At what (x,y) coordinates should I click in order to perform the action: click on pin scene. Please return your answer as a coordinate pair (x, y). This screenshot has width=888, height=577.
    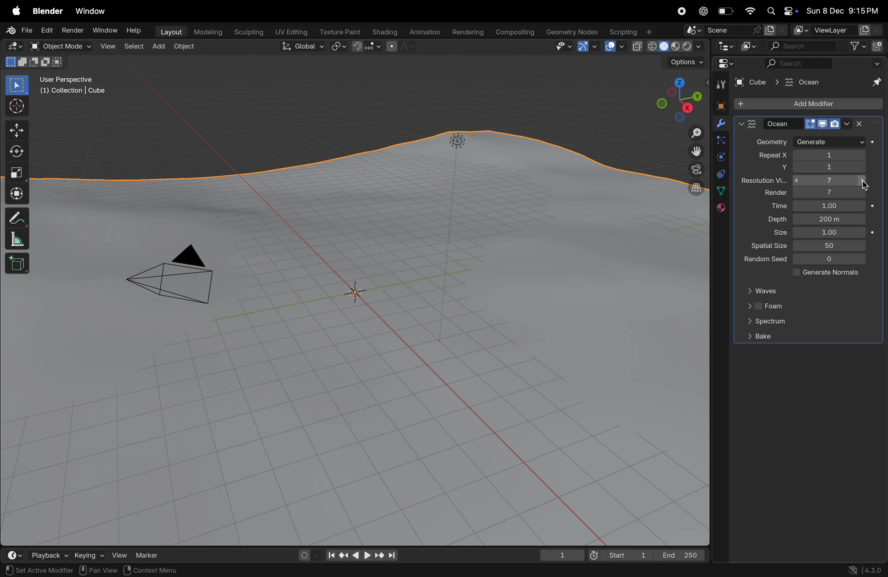
    Looking at the image, I should click on (721, 31).